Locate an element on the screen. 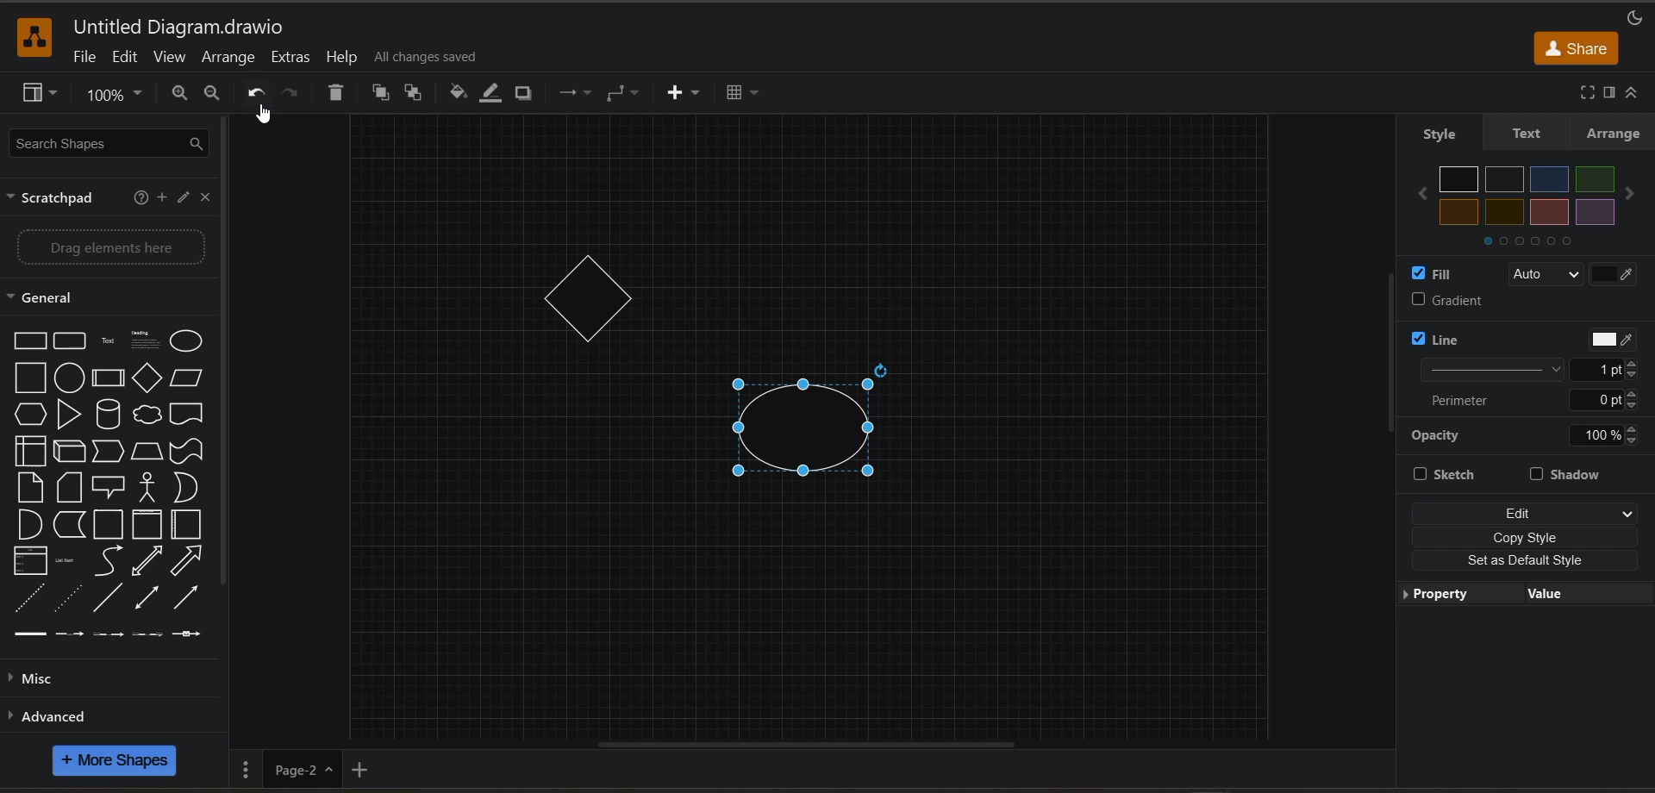 This screenshot has width=1655, height=793. Link is located at coordinates (30, 634).